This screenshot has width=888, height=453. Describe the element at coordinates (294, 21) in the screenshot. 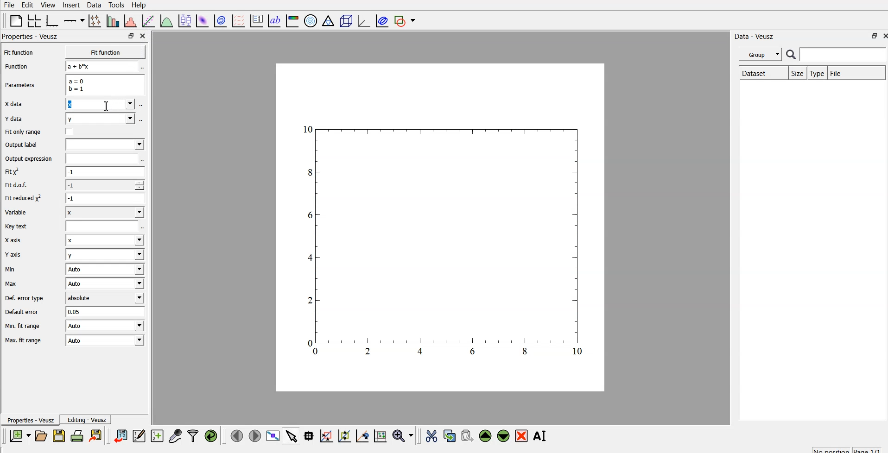

I see `image color bar` at that location.